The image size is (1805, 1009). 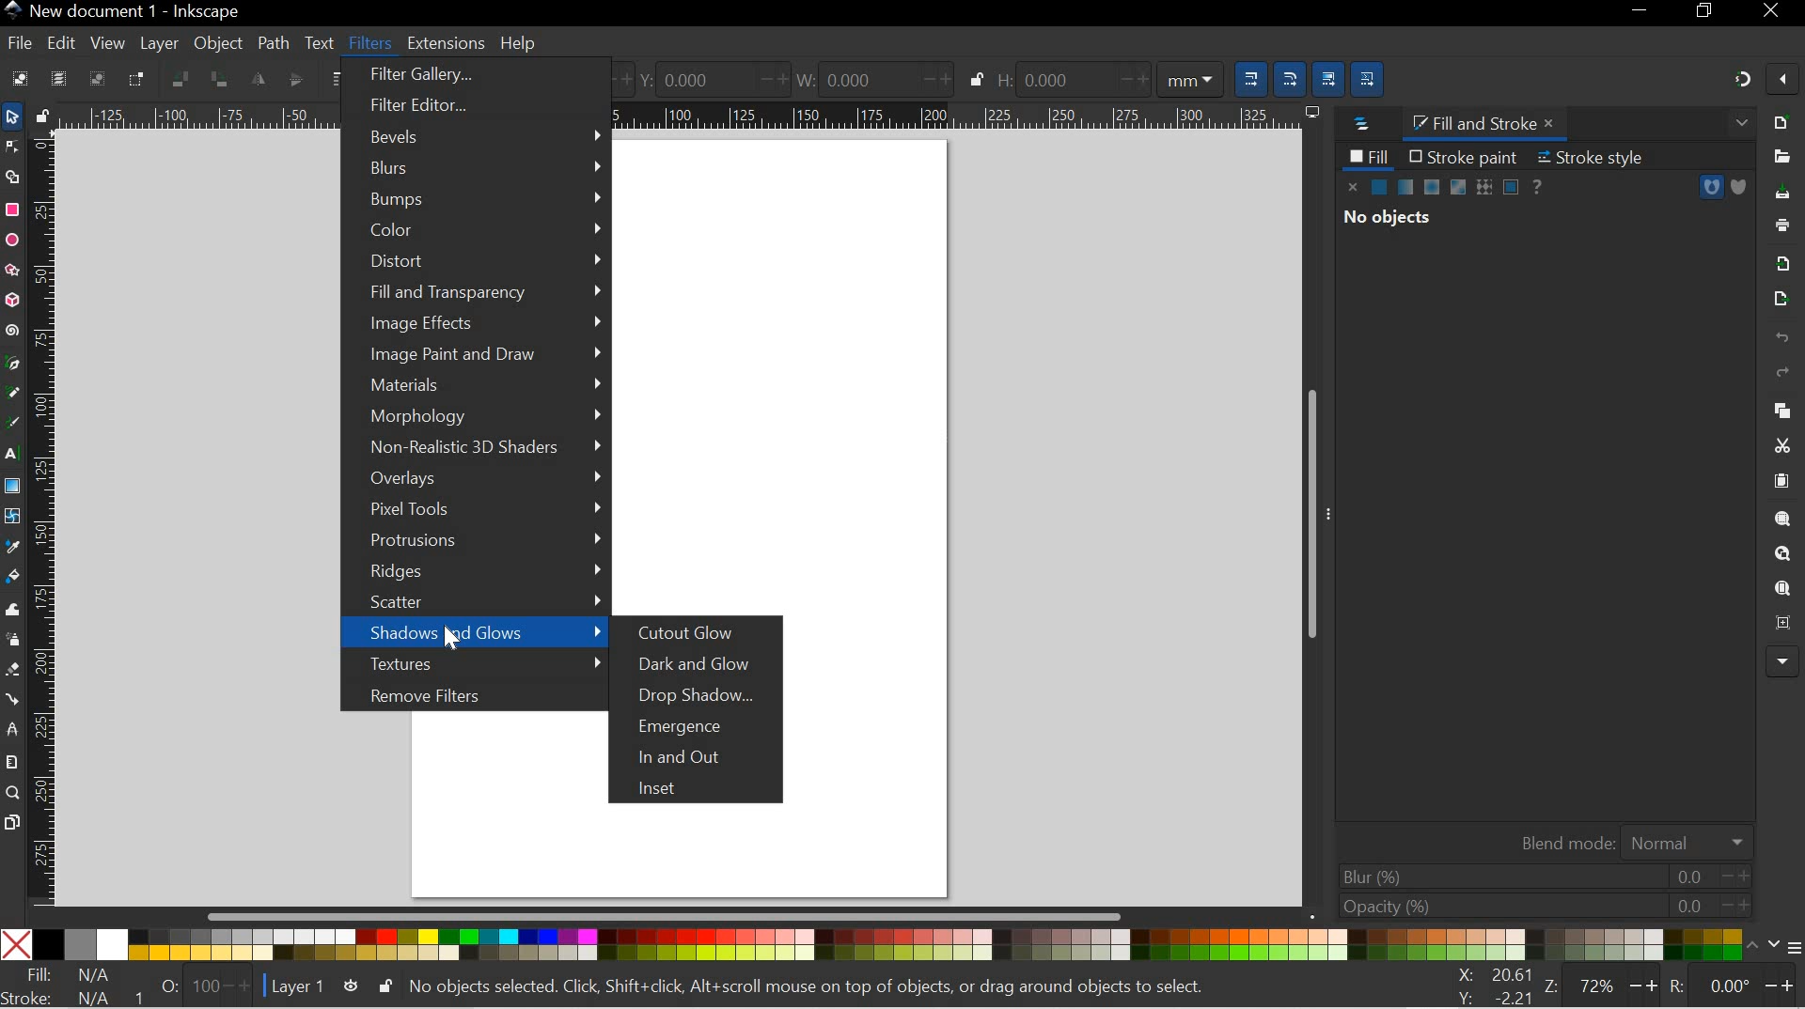 I want to click on SCROLLBAR, so click(x=1315, y=516).